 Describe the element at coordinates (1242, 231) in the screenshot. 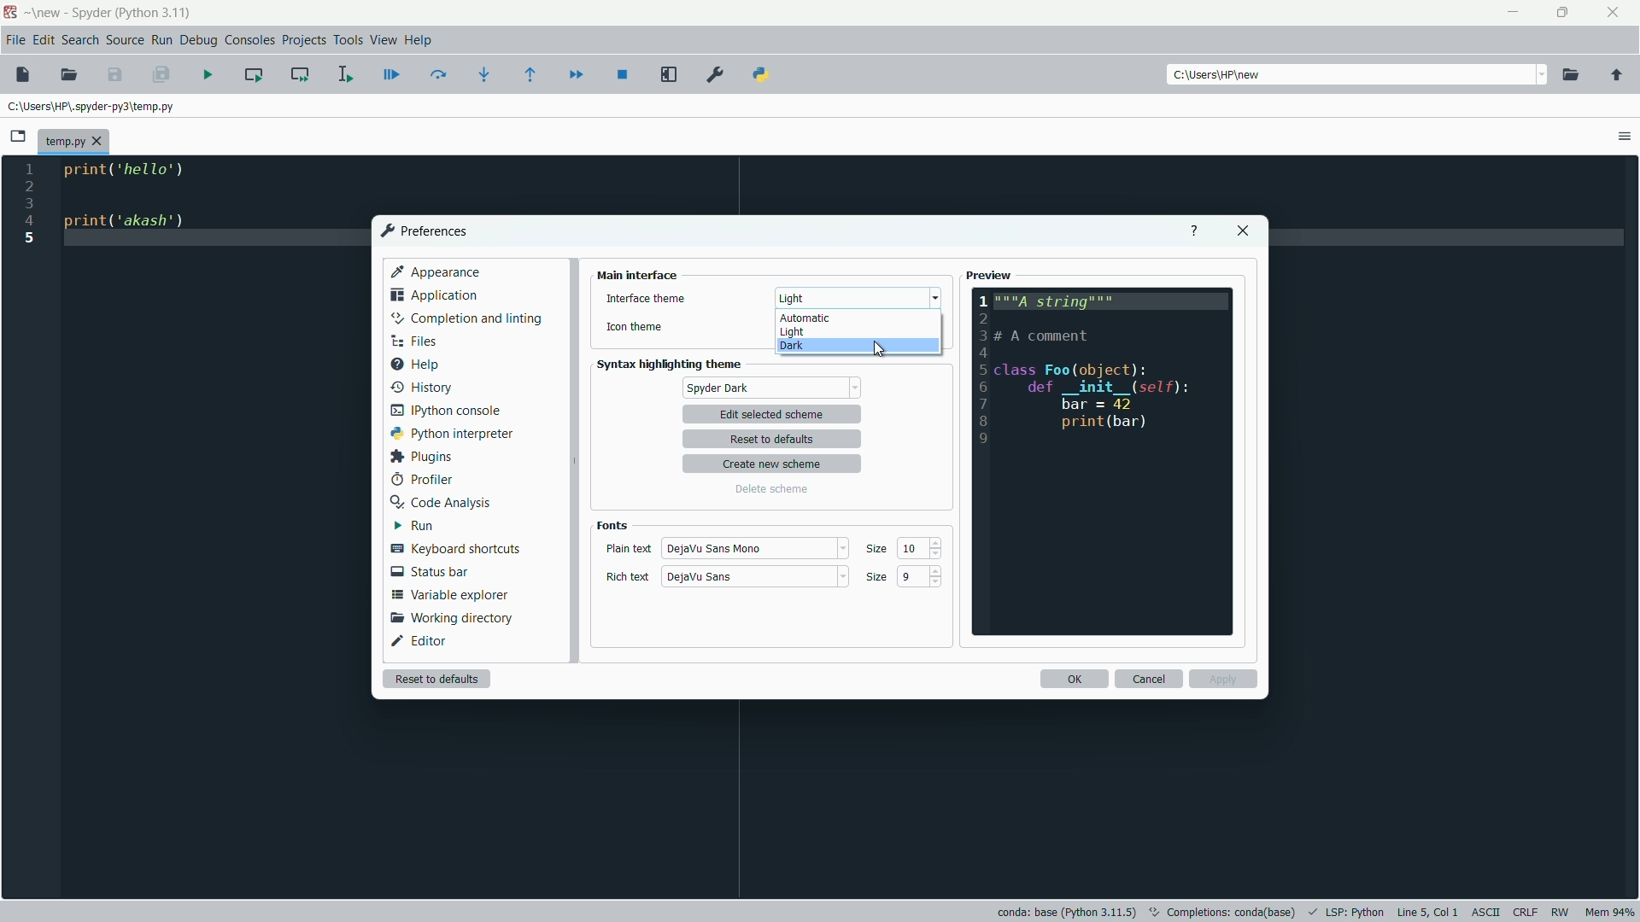

I see `close` at that location.